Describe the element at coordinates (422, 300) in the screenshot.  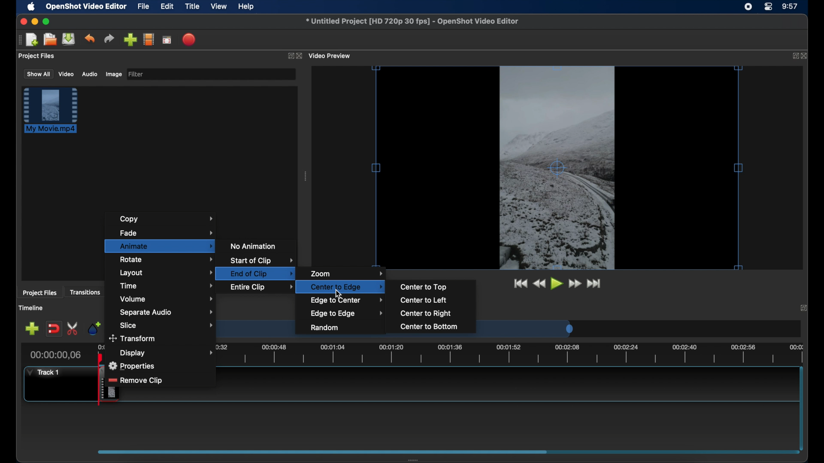
I see `center to left` at that location.